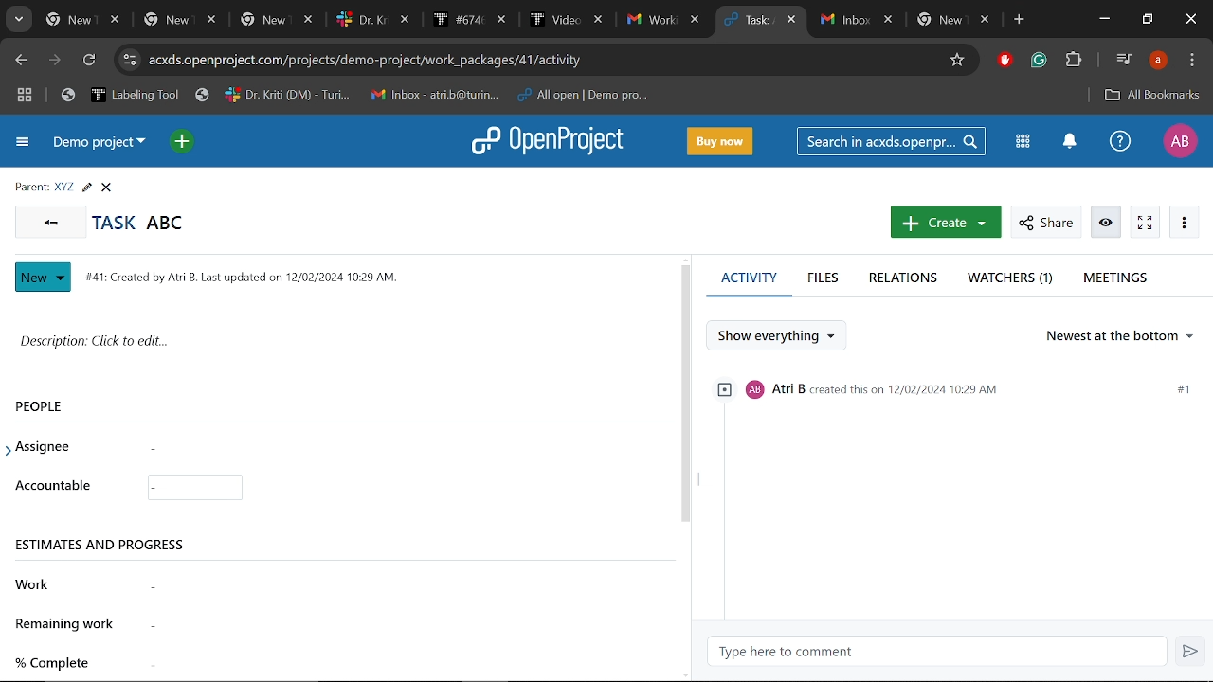 The height and width of the screenshot is (682, 1213). Describe the element at coordinates (49, 447) in the screenshot. I see `Assignee` at that location.